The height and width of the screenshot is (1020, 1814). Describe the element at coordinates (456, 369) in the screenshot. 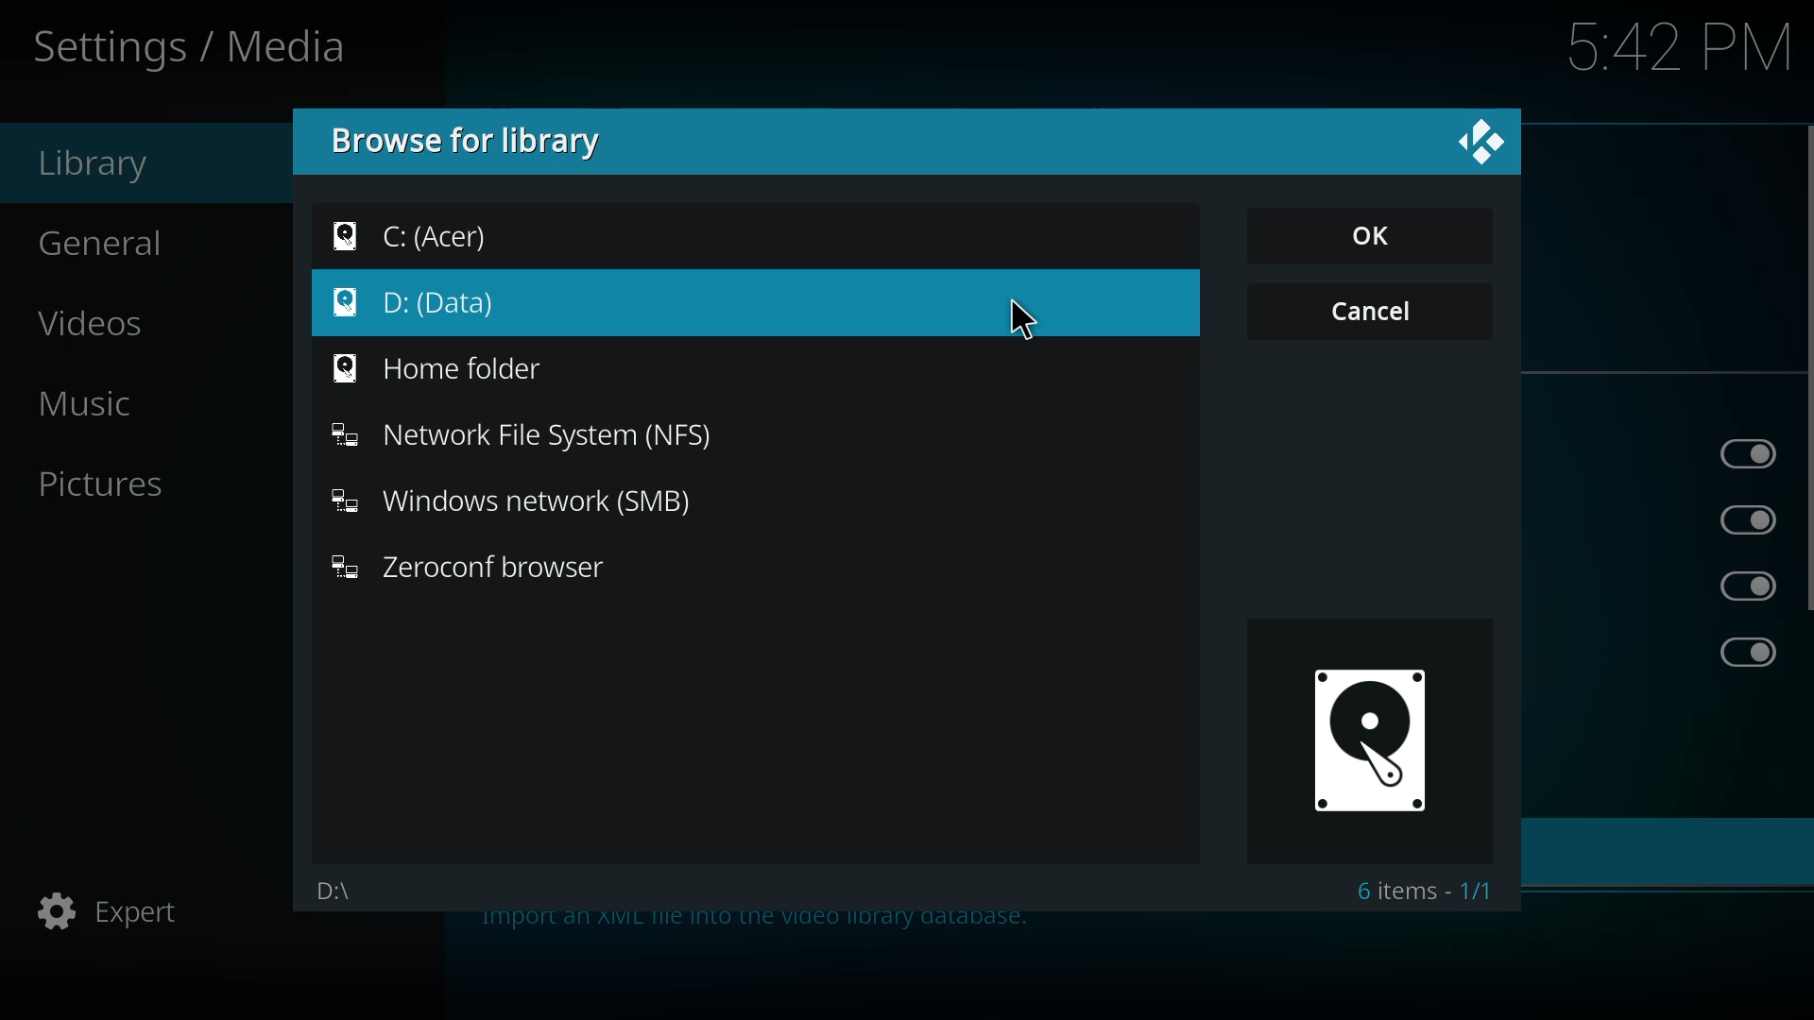

I see `home` at that location.